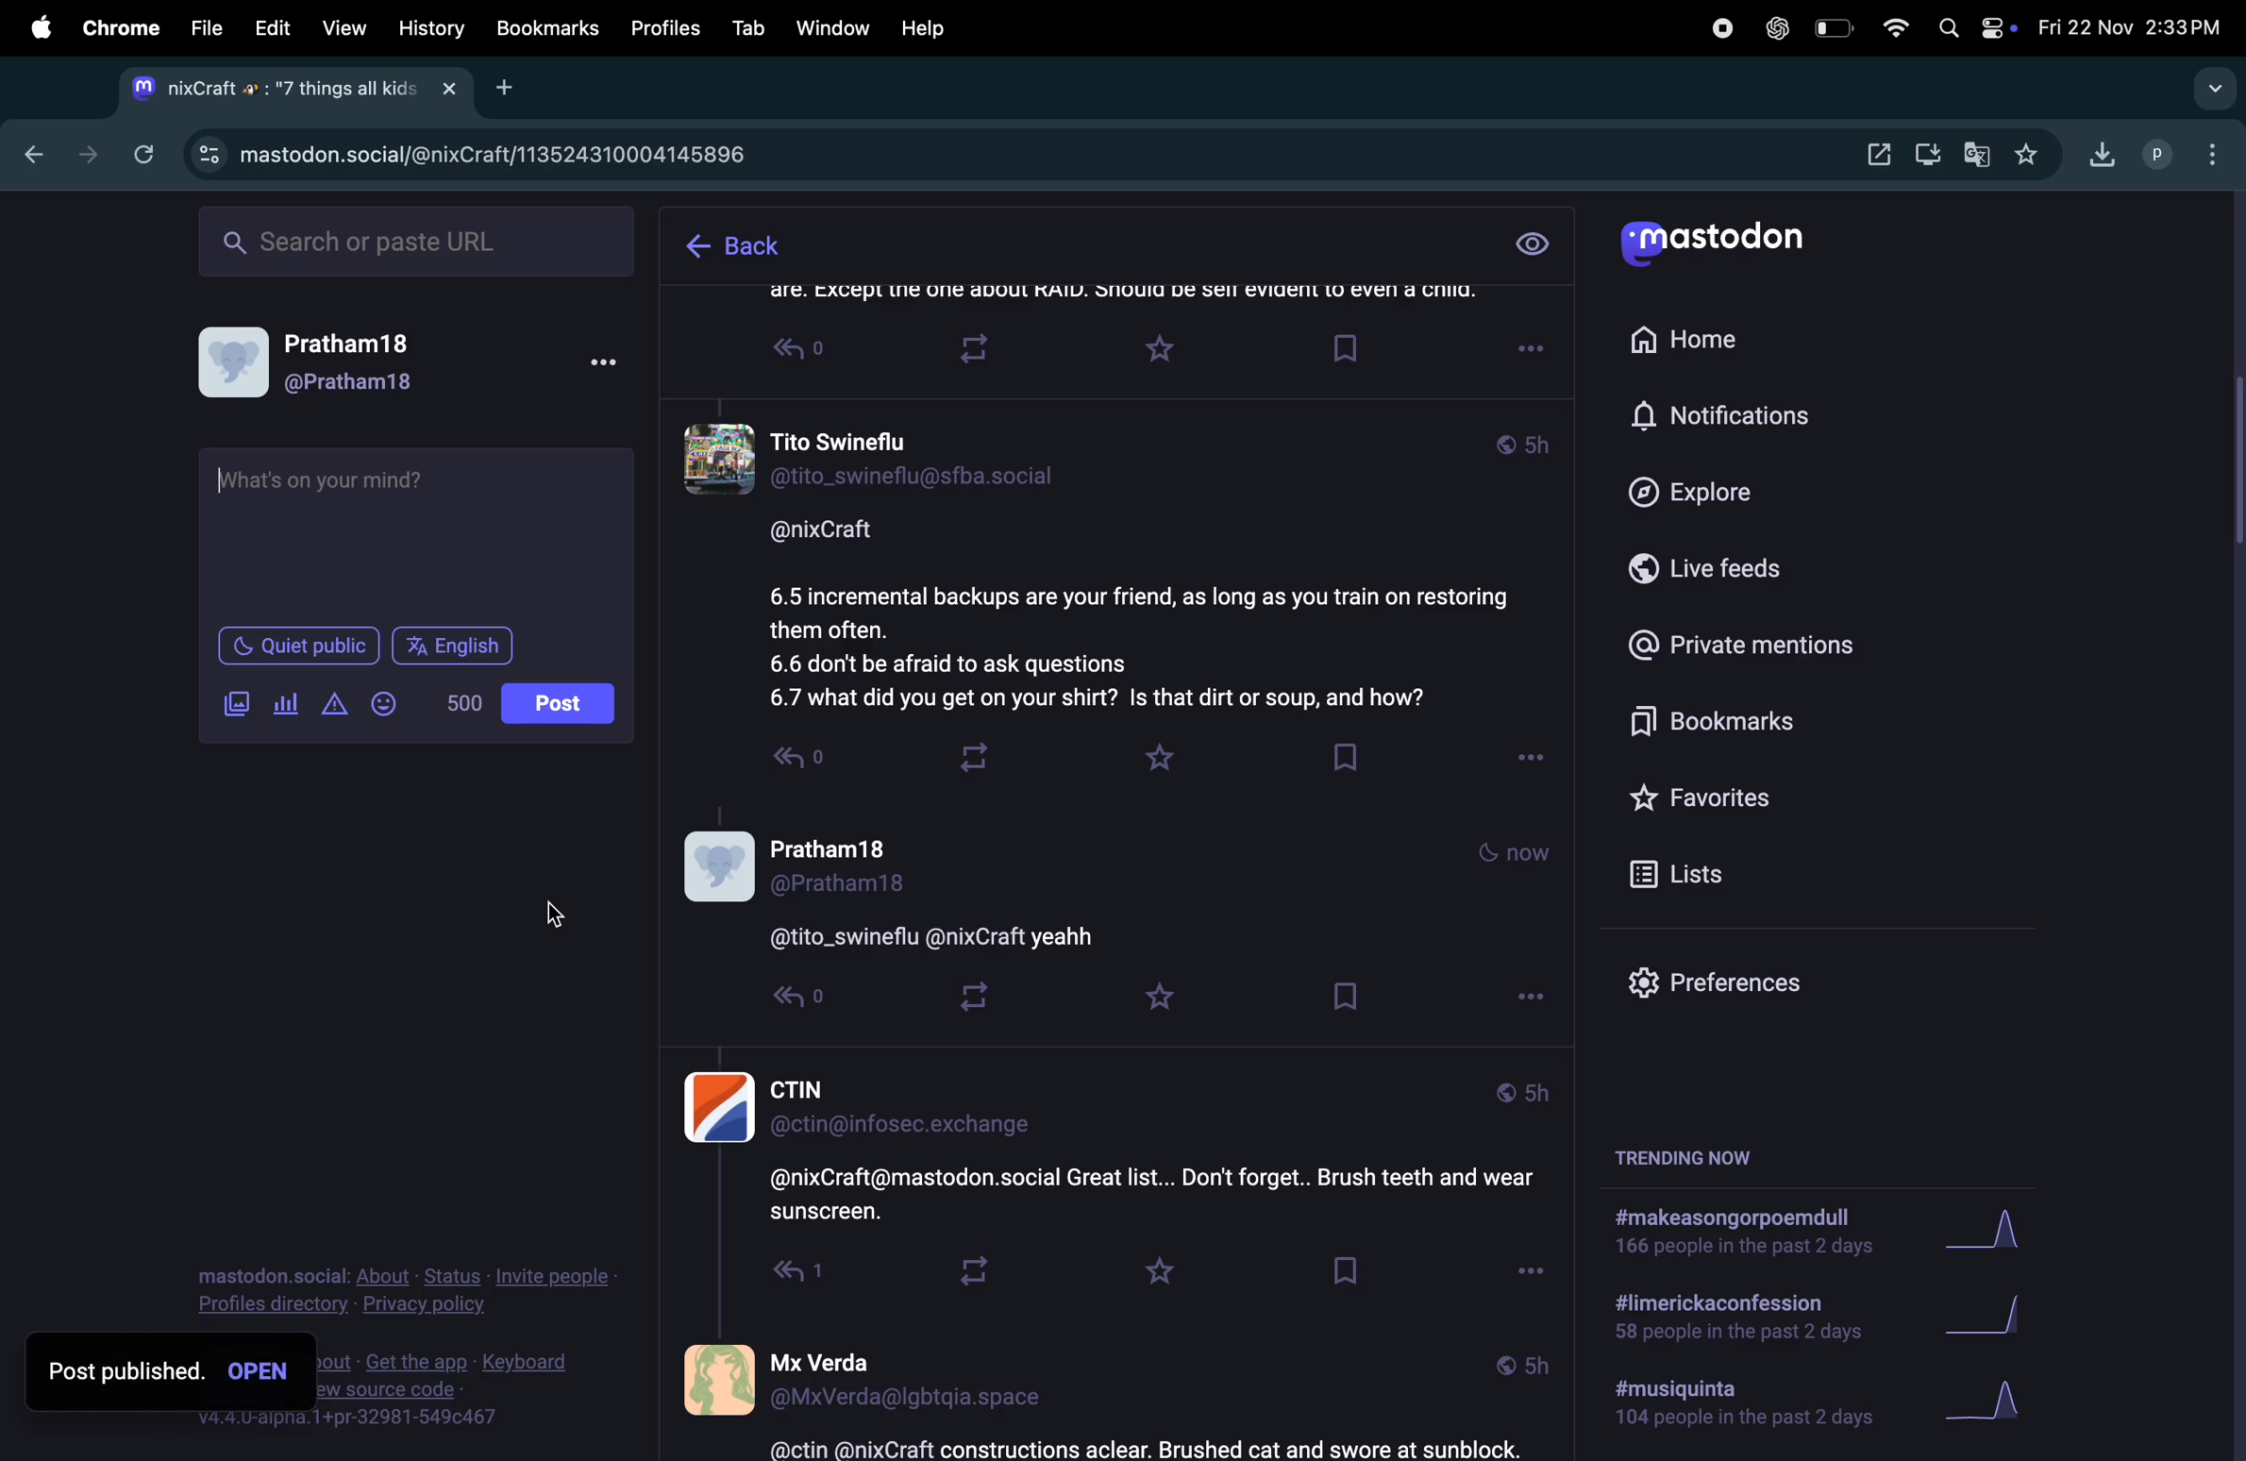 The image size is (2246, 1461). Describe the element at coordinates (1699, 1159) in the screenshot. I see `tending now` at that location.